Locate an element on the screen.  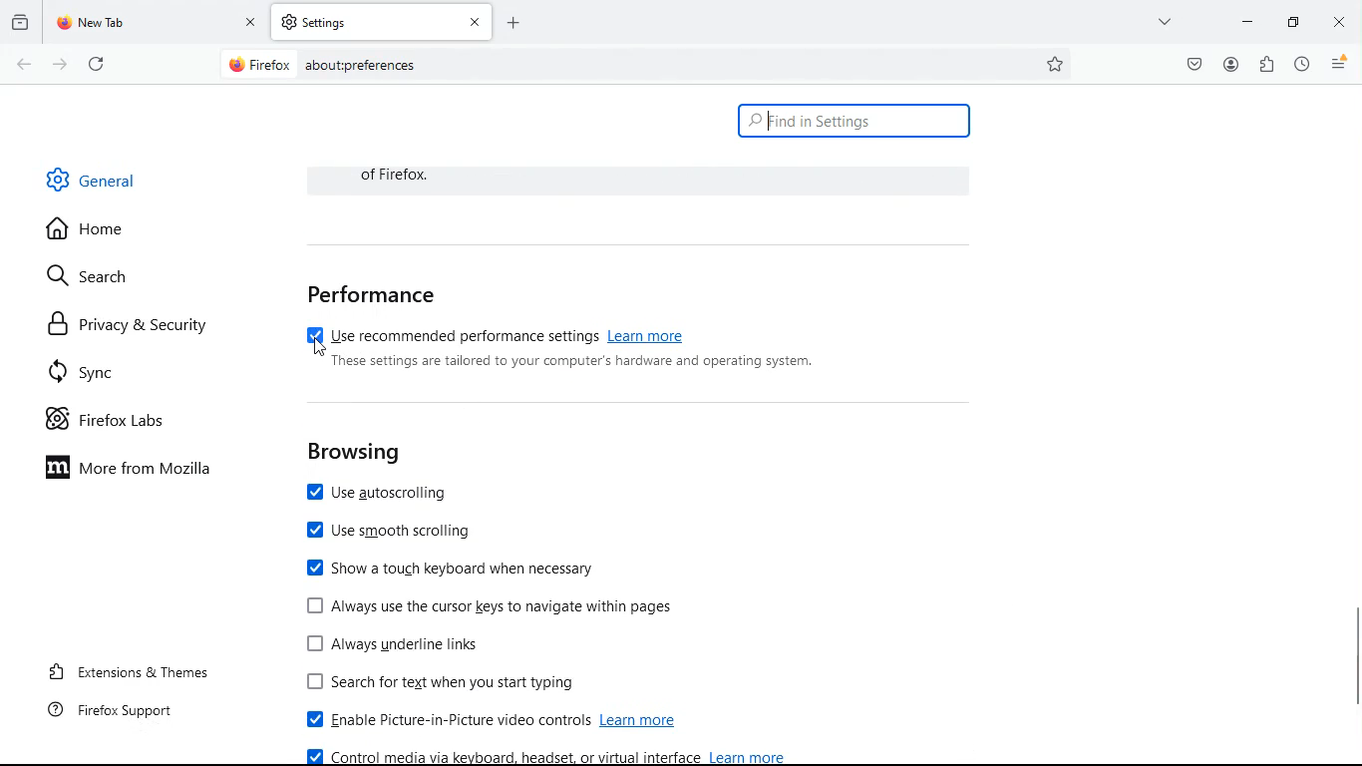
privacy & security is located at coordinates (130, 324).